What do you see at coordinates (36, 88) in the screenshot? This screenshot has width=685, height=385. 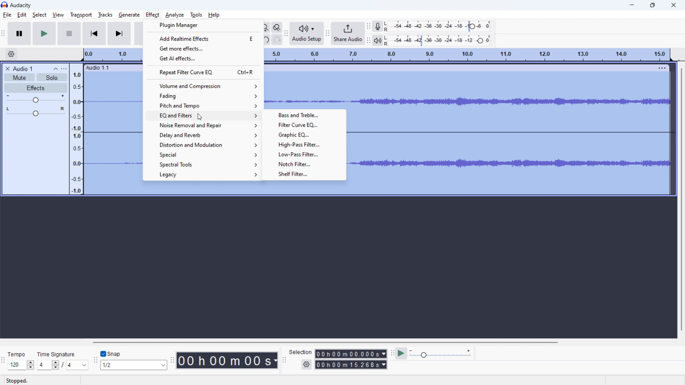 I see `effects` at bounding box center [36, 88].